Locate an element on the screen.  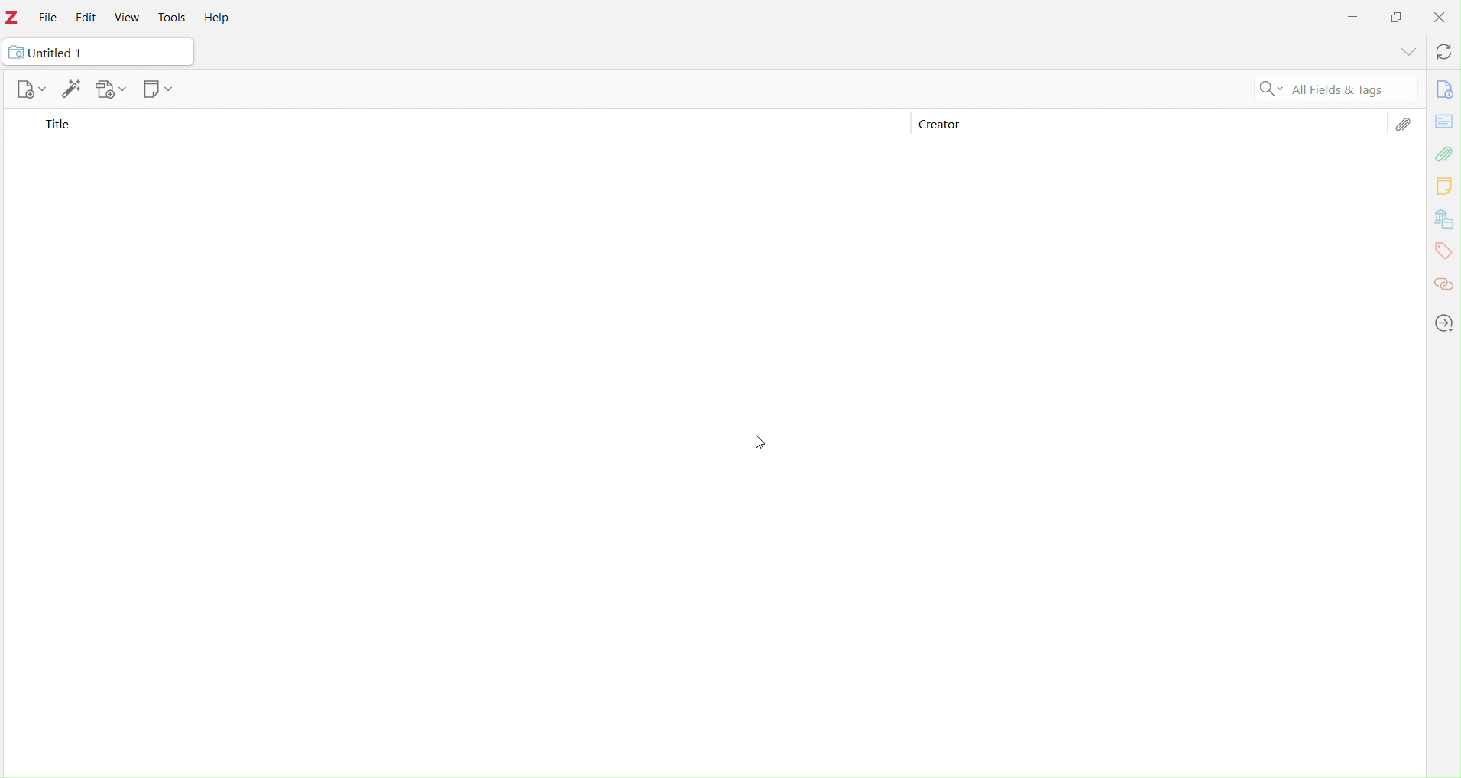
Edit is located at coordinates (72, 91).